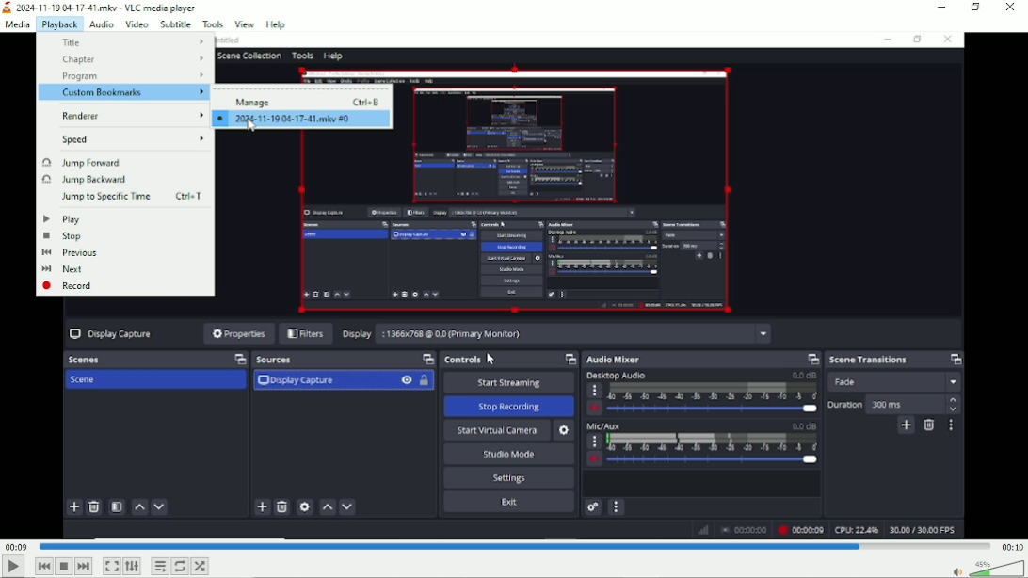  What do you see at coordinates (136, 58) in the screenshot?
I see `Chapter` at bounding box center [136, 58].